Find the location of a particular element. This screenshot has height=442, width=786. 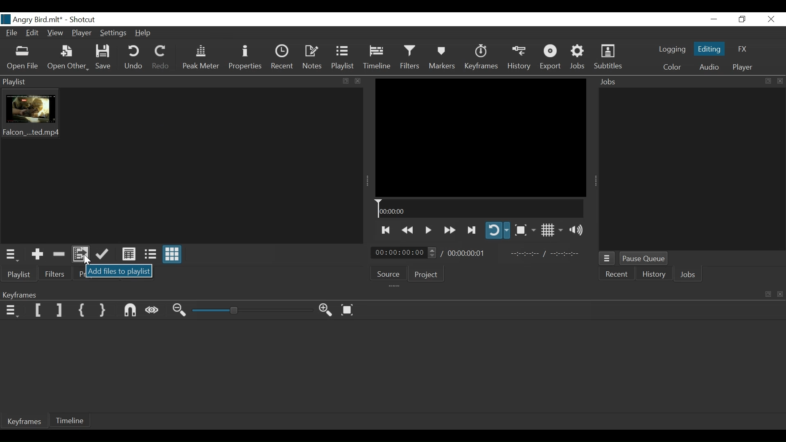

Open File is located at coordinates (24, 59).